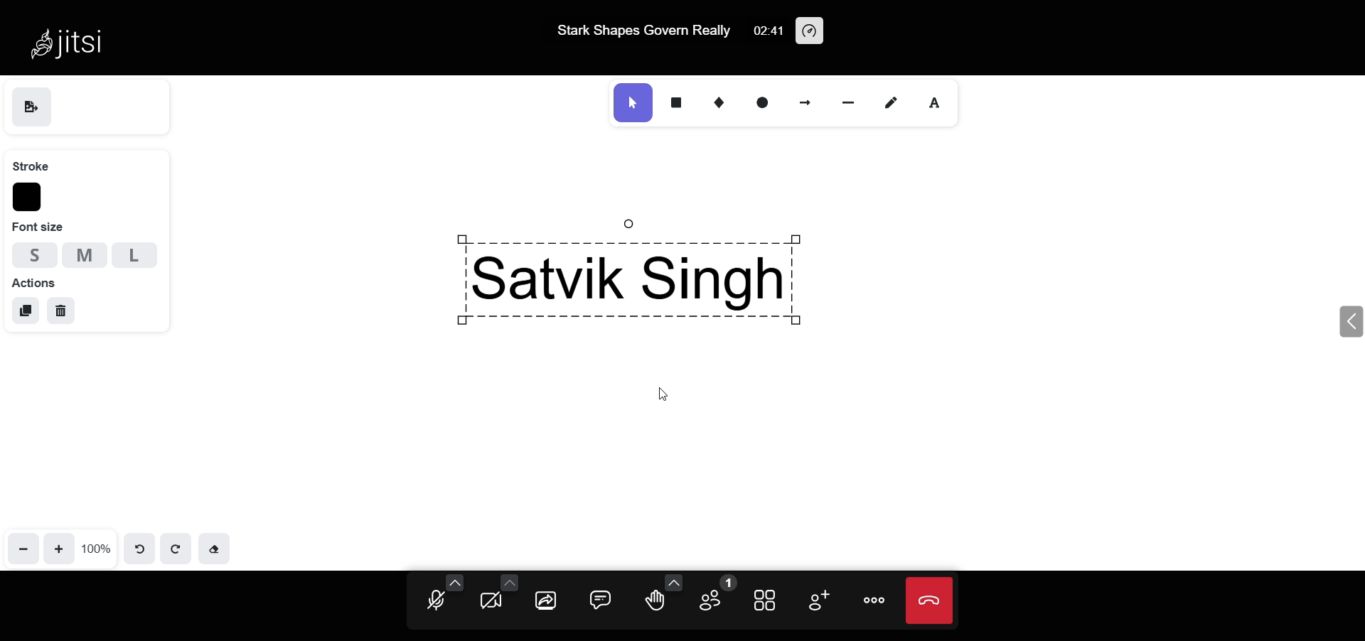 Image resolution: width=1365 pixels, height=641 pixels. Describe the element at coordinates (767, 598) in the screenshot. I see `tile view` at that location.